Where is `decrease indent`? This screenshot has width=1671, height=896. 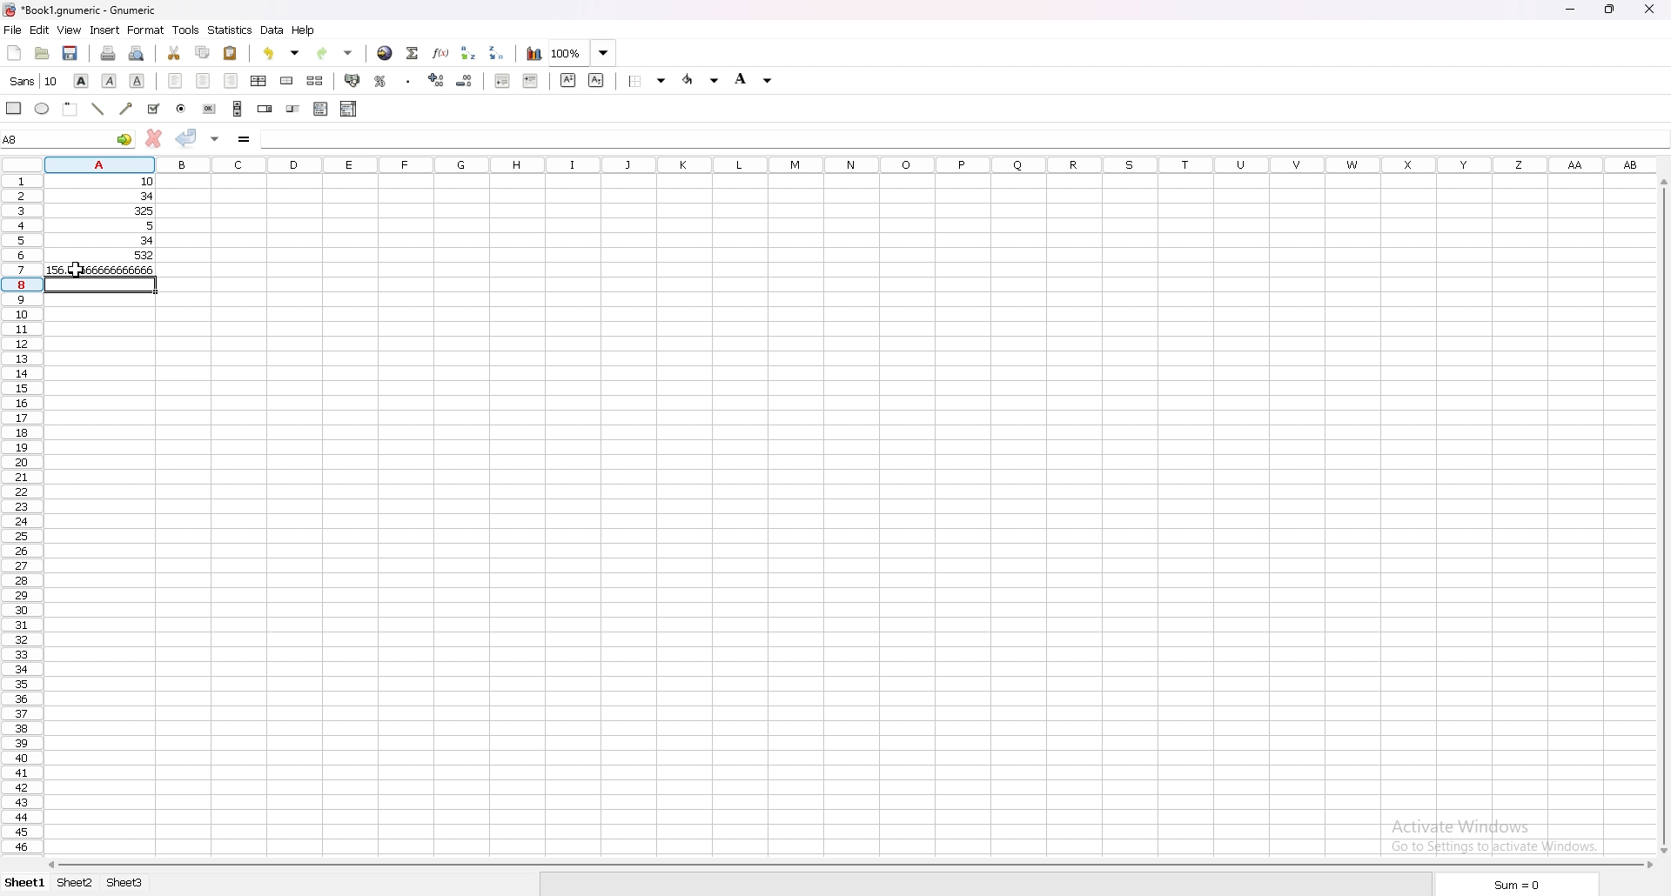
decrease indent is located at coordinates (503, 81).